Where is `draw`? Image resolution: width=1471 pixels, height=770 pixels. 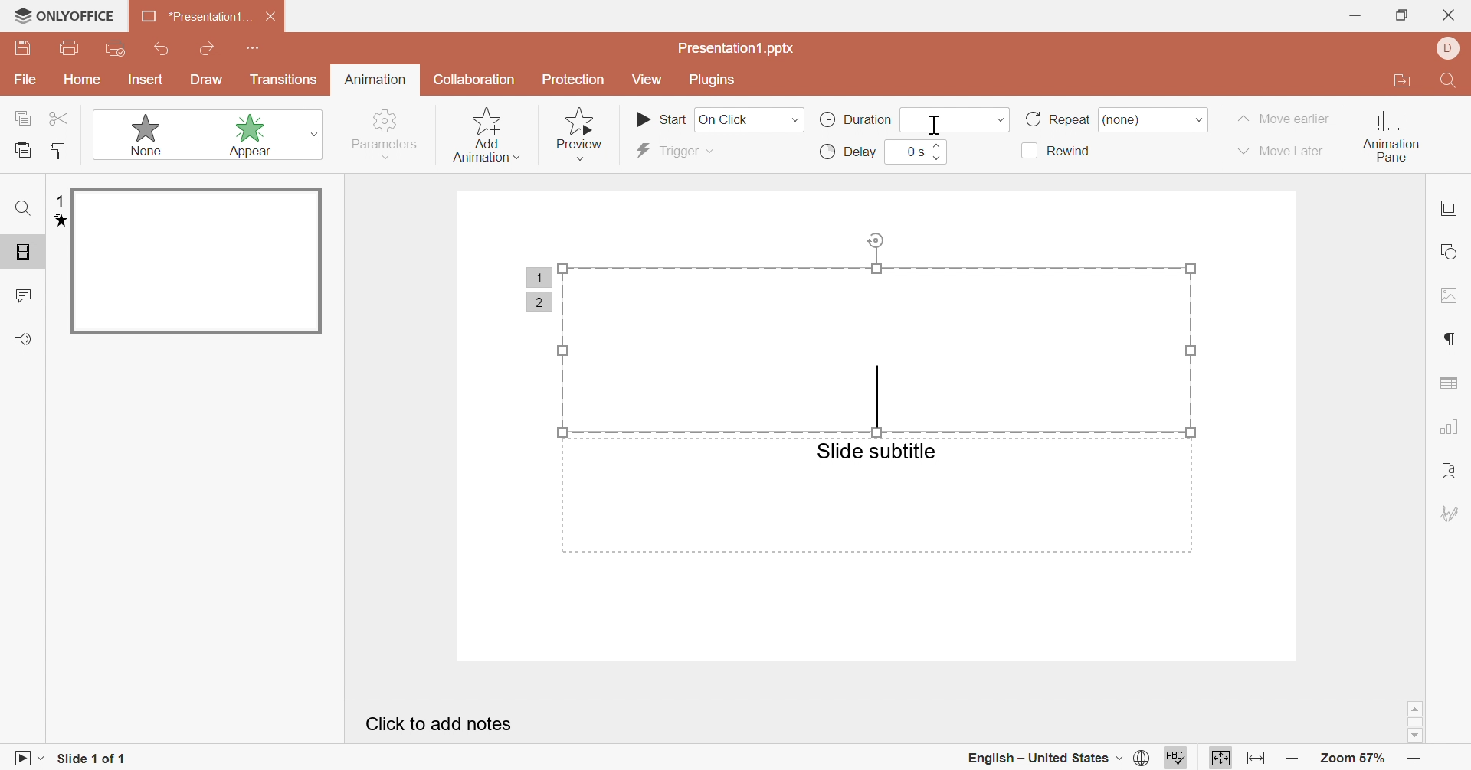 draw is located at coordinates (206, 80).